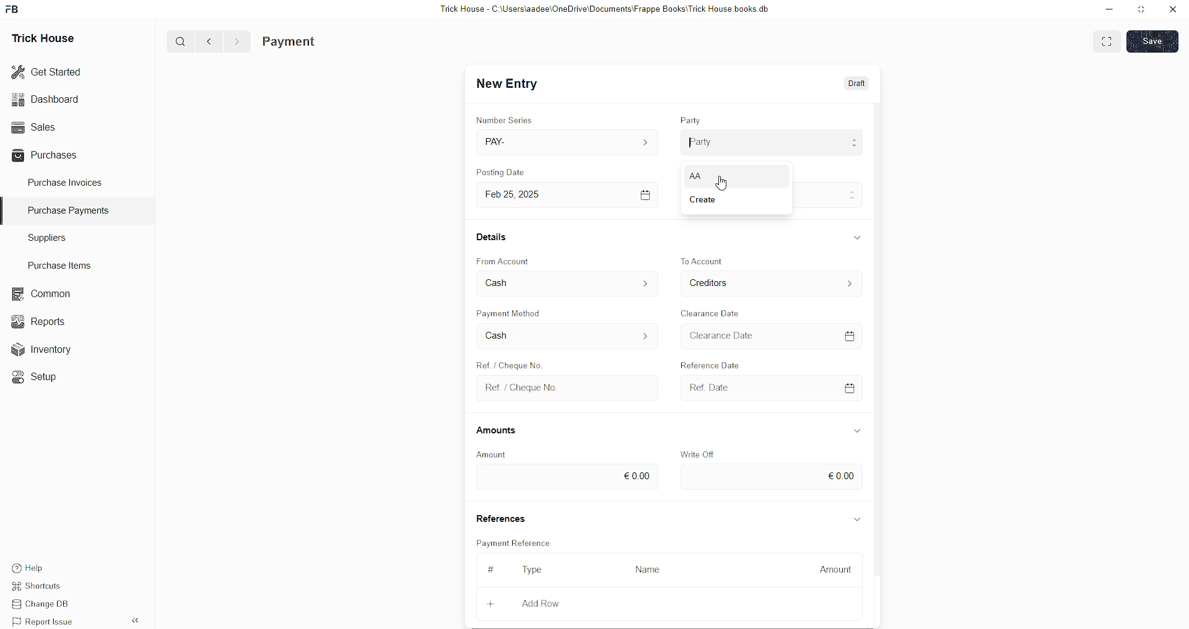 This screenshot has width=1189, height=629. What do you see at coordinates (850, 387) in the screenshot?
I see `CALENDER` at bounding box center [850, 387].